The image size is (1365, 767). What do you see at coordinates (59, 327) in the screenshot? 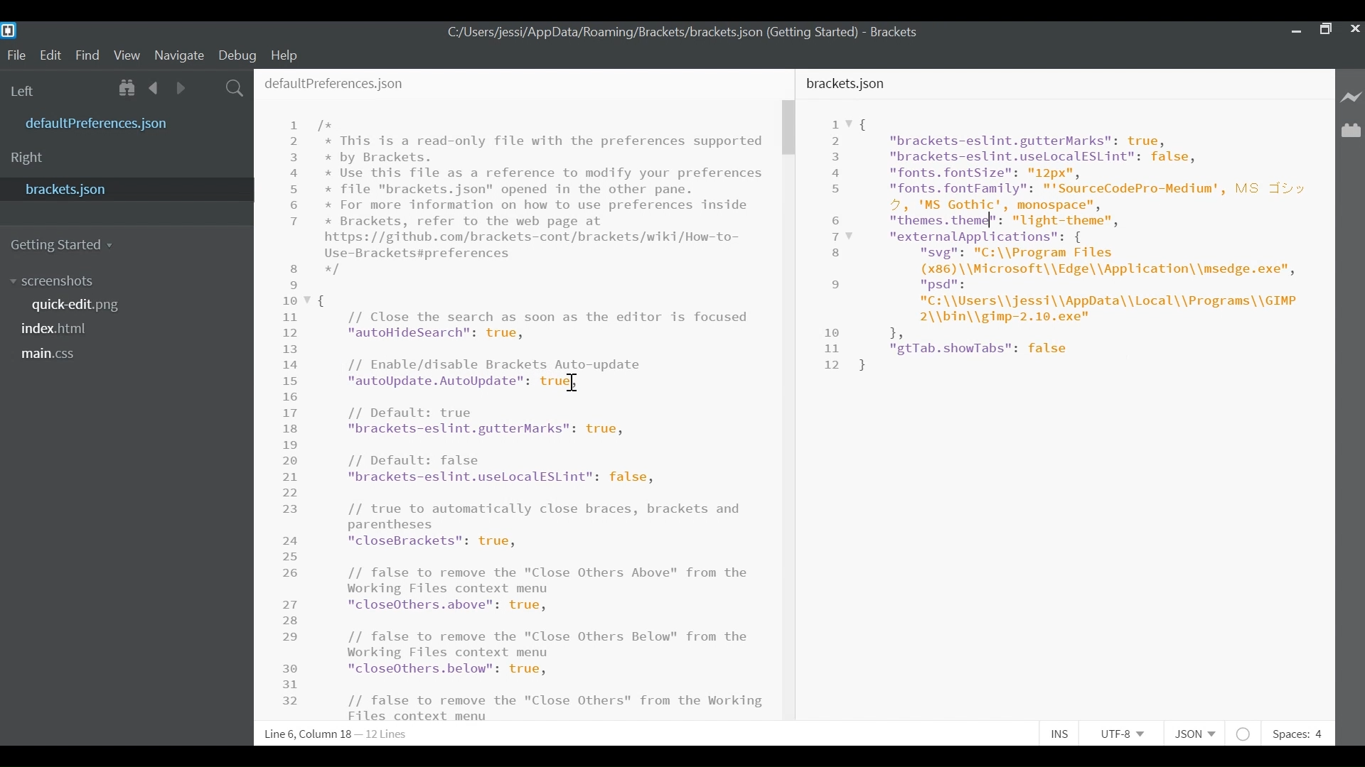
I see `index.html` at bounding box center [59, 327].